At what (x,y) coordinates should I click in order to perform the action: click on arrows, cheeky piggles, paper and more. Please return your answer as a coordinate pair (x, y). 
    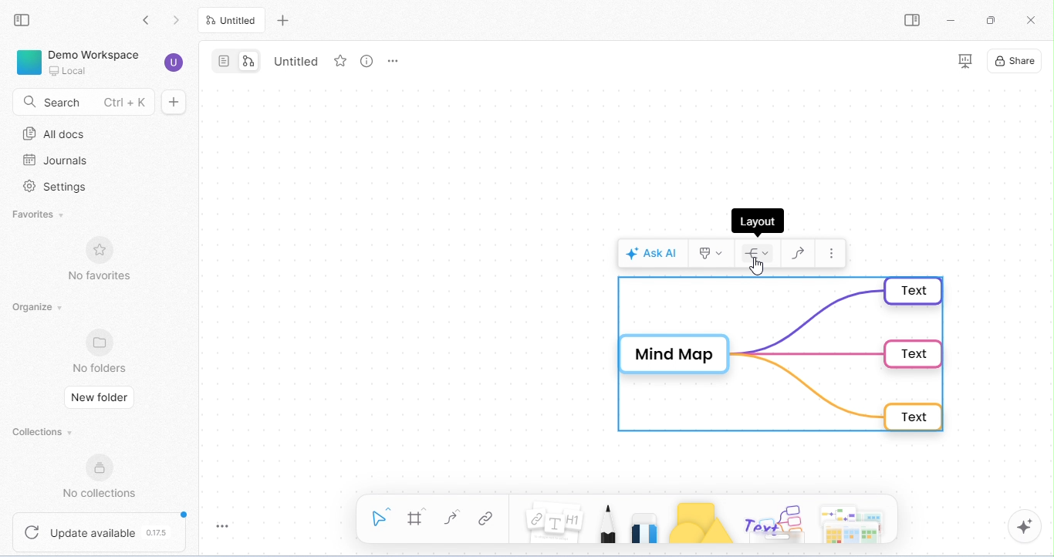
    Looking at the image, I should click on (850, 522).